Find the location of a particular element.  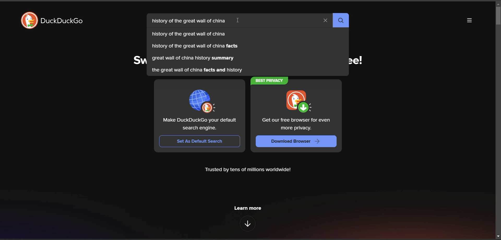

great wall of china history summary is located at coordinates (194, 58).